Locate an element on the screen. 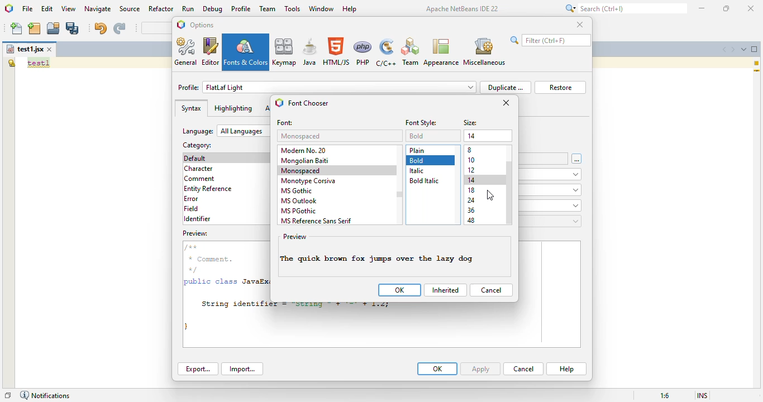 This screenshot has width=763, height=402. comment is located at coordinates (201, 179).